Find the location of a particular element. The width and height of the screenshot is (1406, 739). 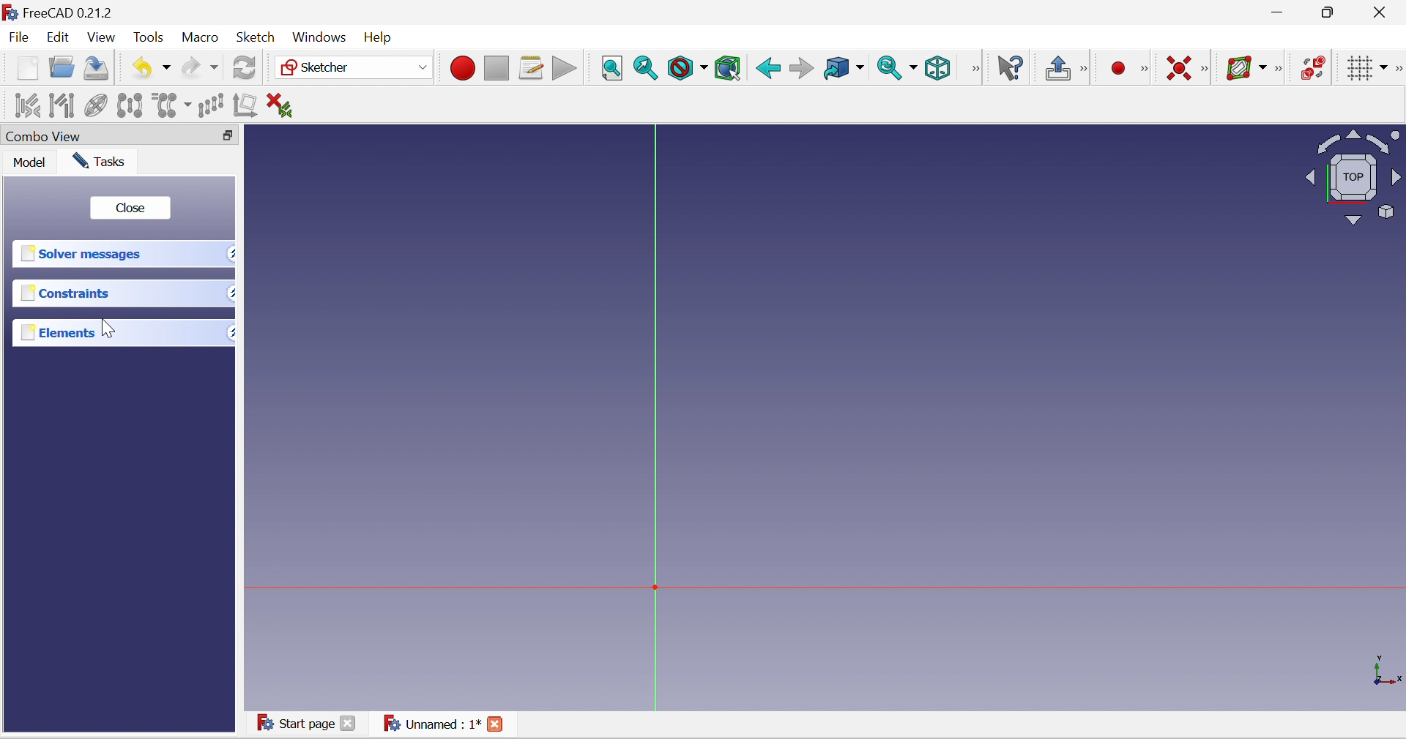

Fit selection is located at coordinates (644, 67).